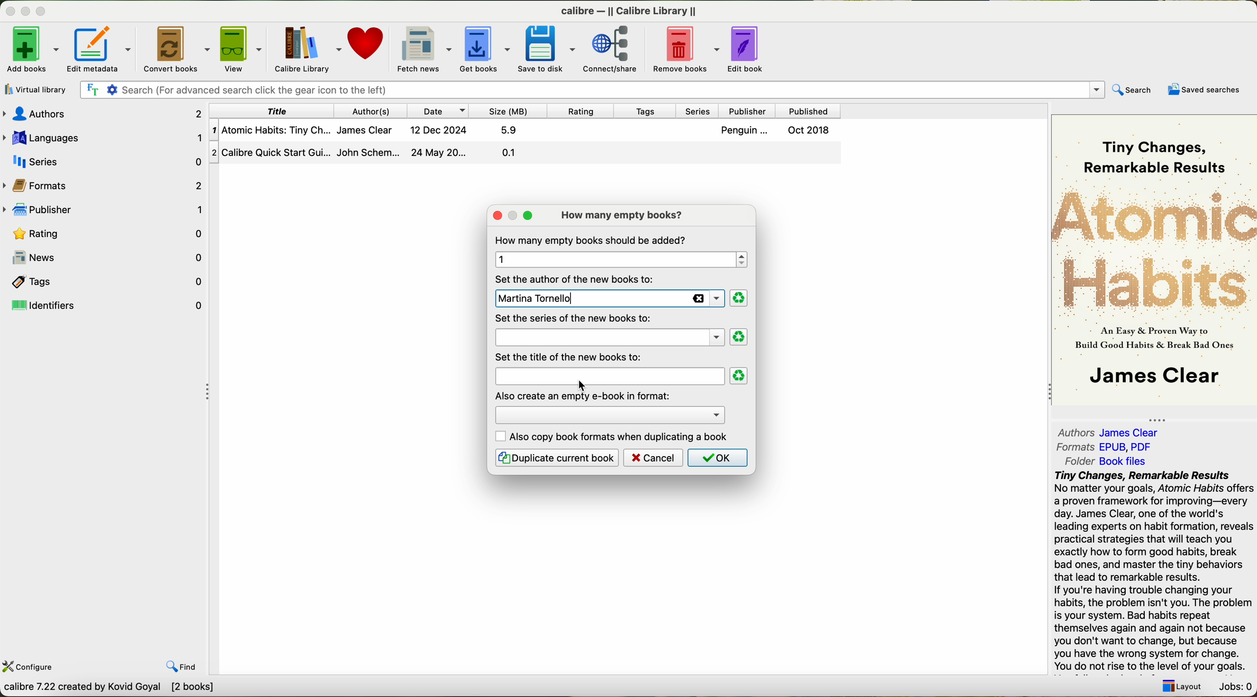  I want to click on duplicate current book, so click(556, 458).